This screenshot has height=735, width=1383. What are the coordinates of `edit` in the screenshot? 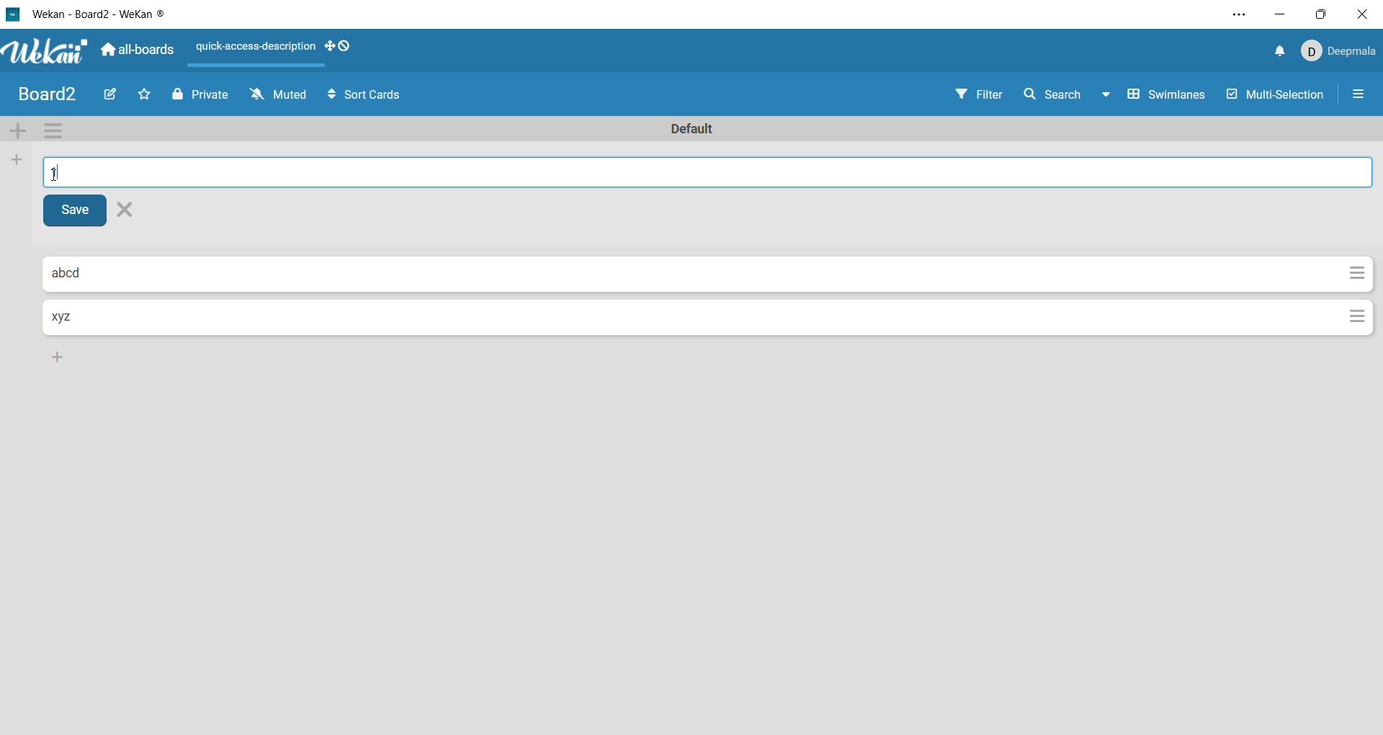 It's located at (111, 96).